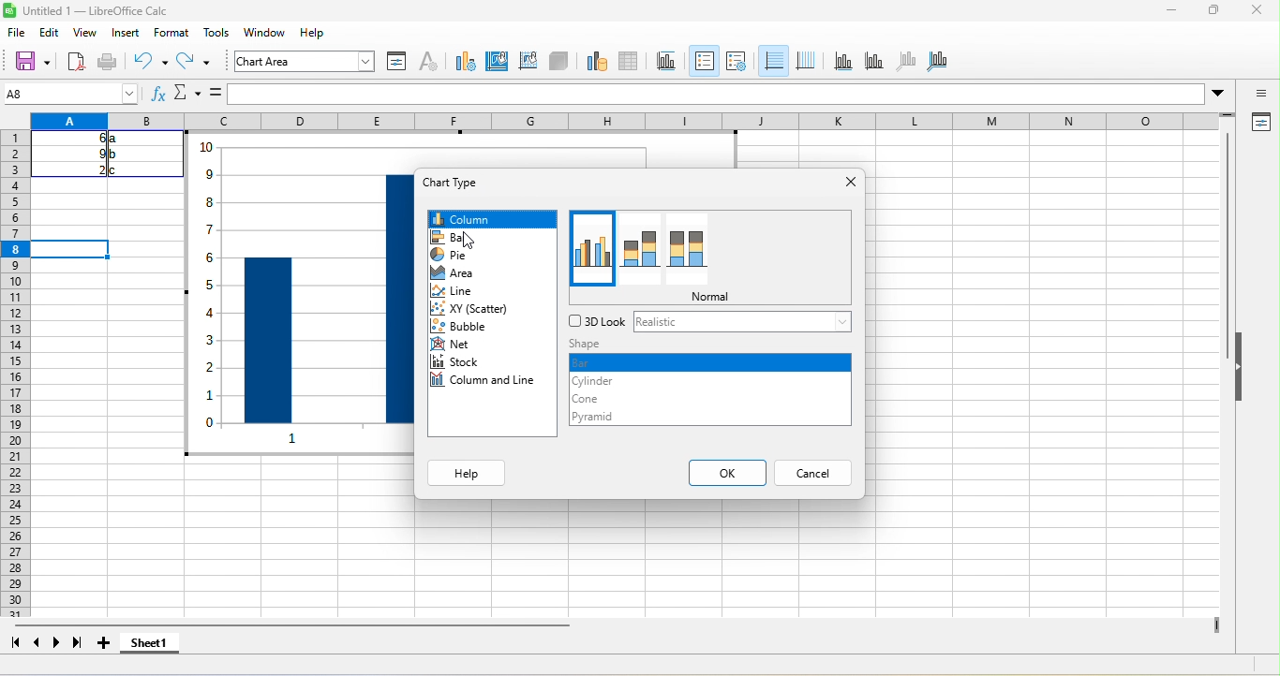  Describe the element at coordinates (285, 290) in the screenshot. I see `chart` at that location.